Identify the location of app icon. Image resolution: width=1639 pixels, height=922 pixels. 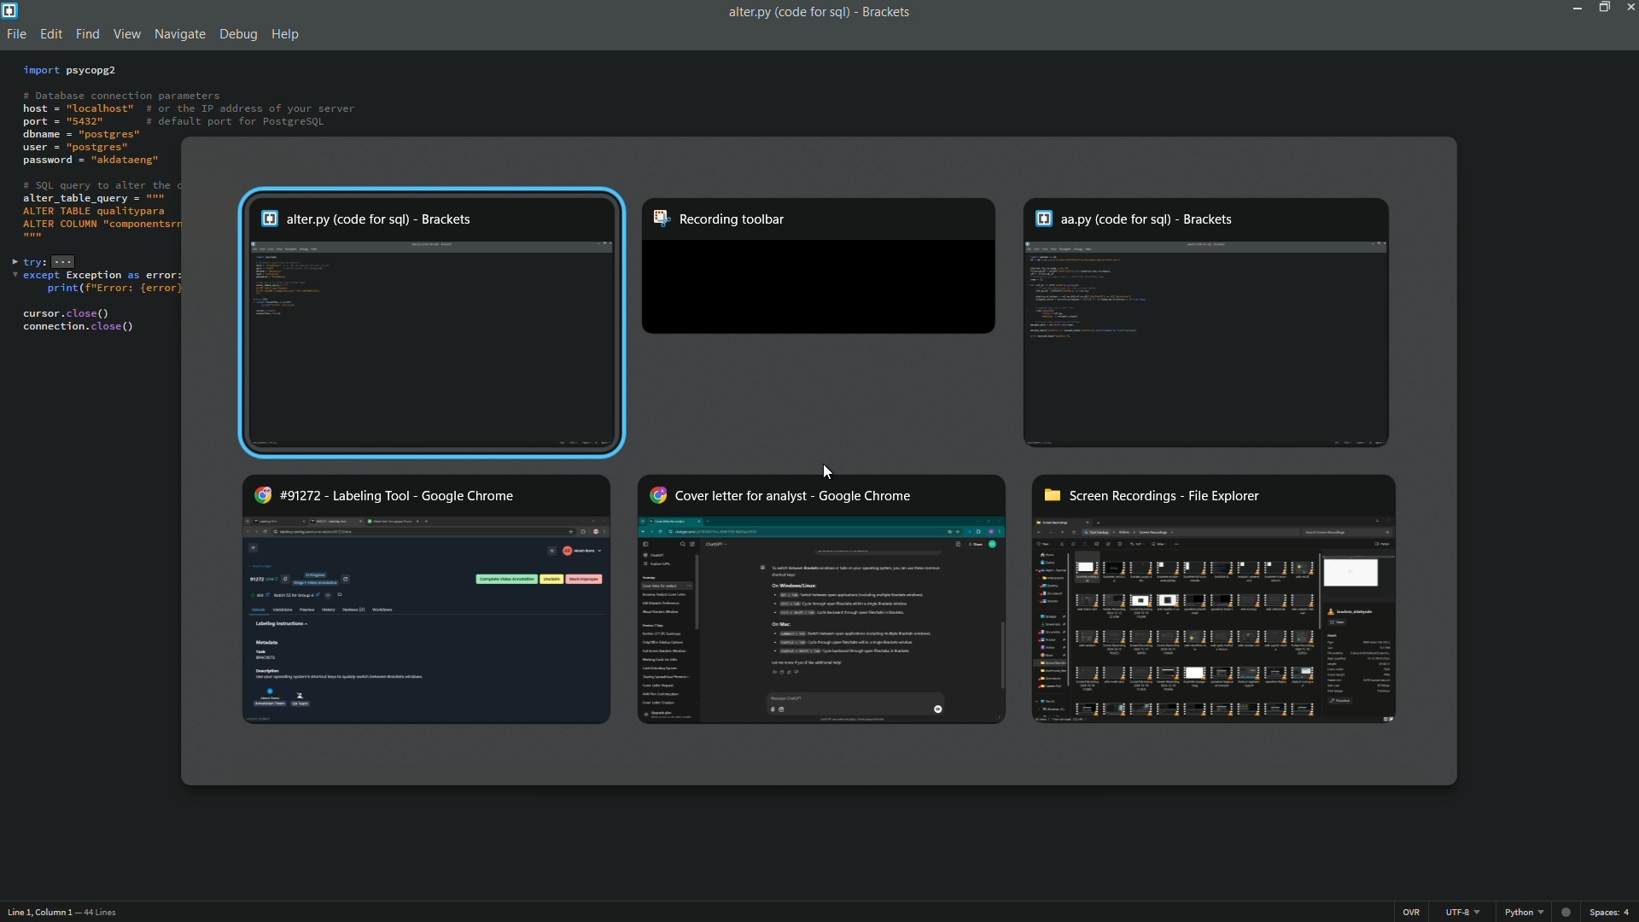
(10, 10).